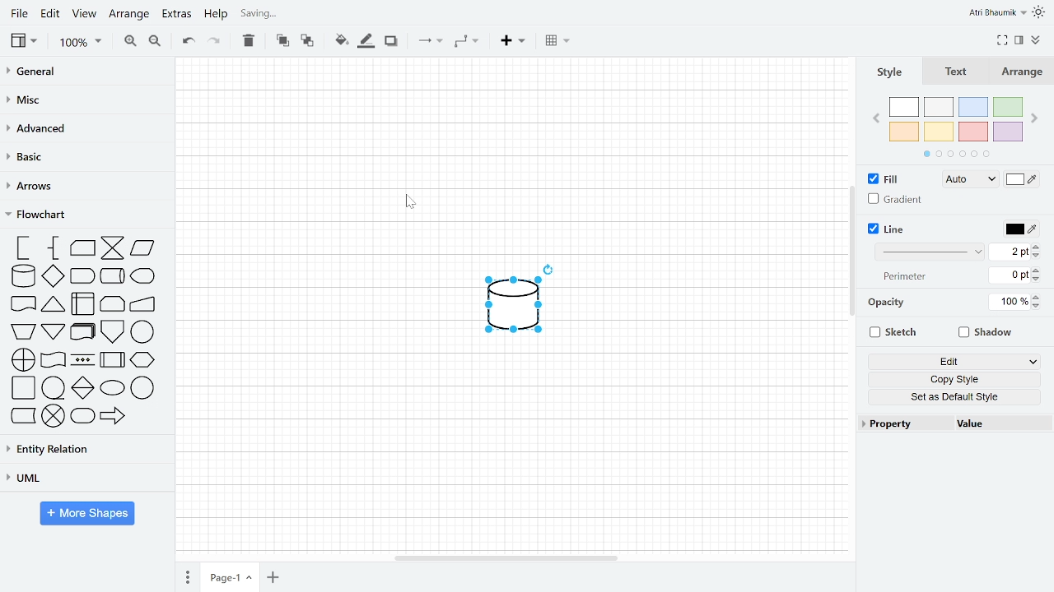 Image resolution: width=1054 pixels, height=592 pixels. Describe the element at coordinates (903, 275) in the screenshot. I see `Perimeter` at that location.